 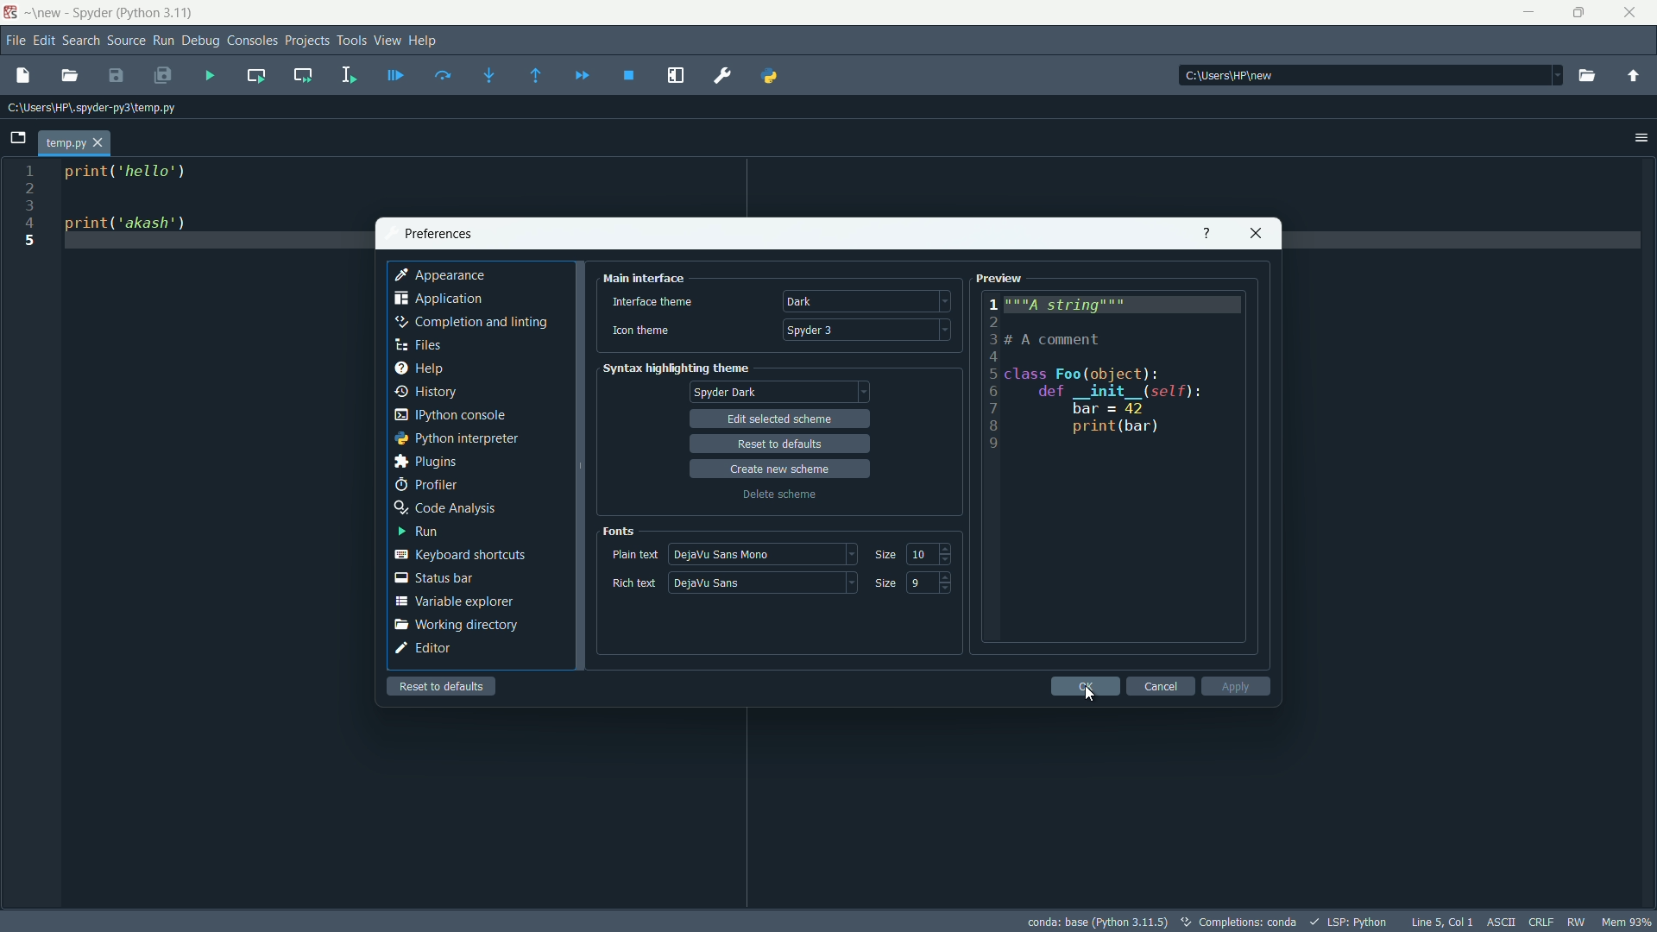 I want to click on plain text dropdown, so click(x=762, y=553).